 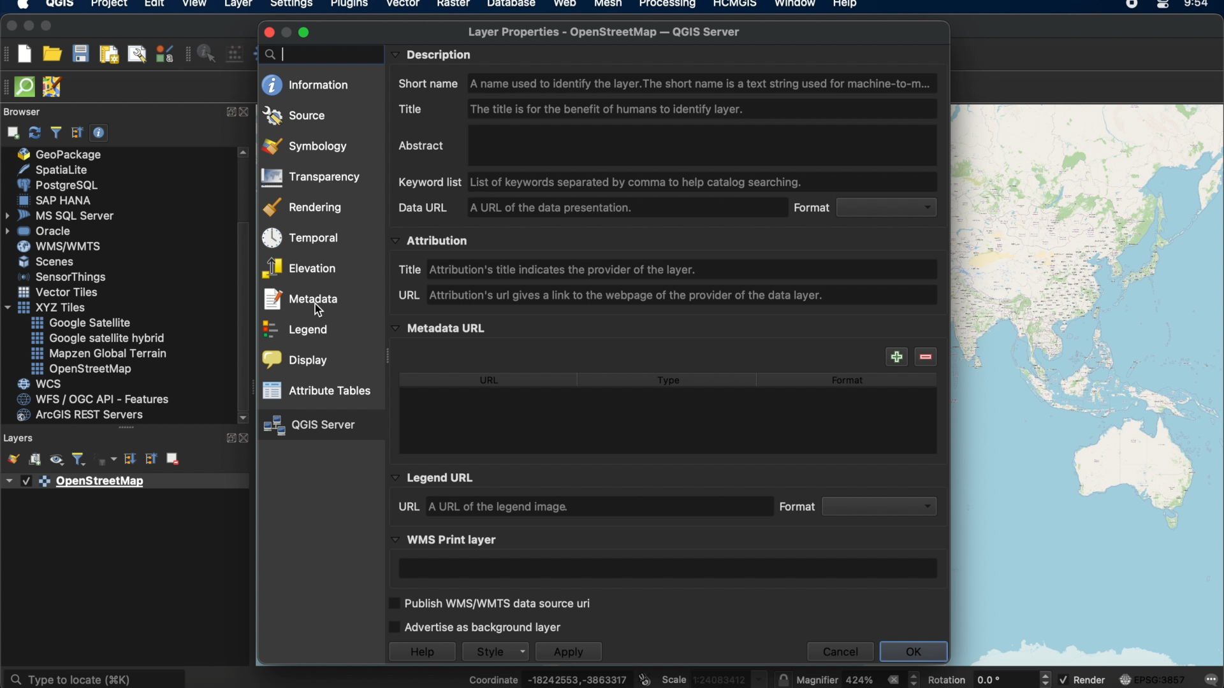 I want to click on was/ogc api- features, so click(x=94, y=399).